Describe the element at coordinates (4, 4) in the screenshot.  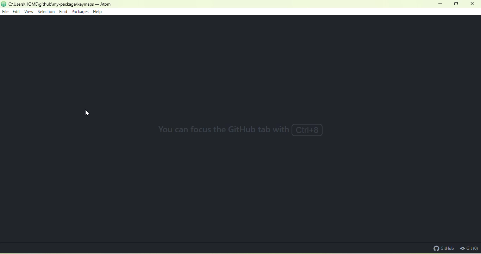
I see `icon` at that location.